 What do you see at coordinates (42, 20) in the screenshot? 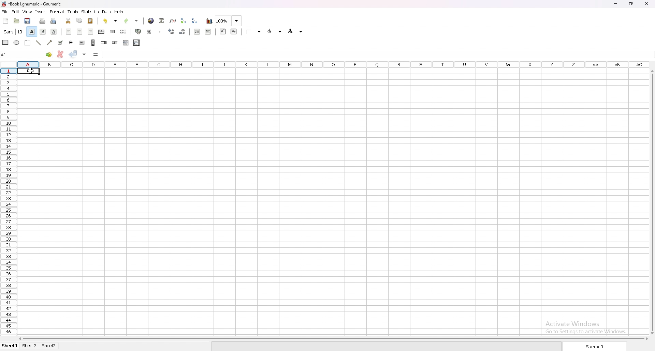
I see `print` at bounding box center [42, 20].